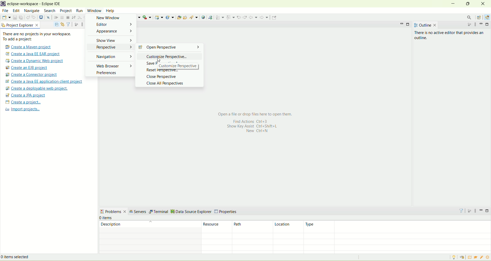  Describe the element at coordinates (113, 32) in the screenshot. I see `appearance` at that location.